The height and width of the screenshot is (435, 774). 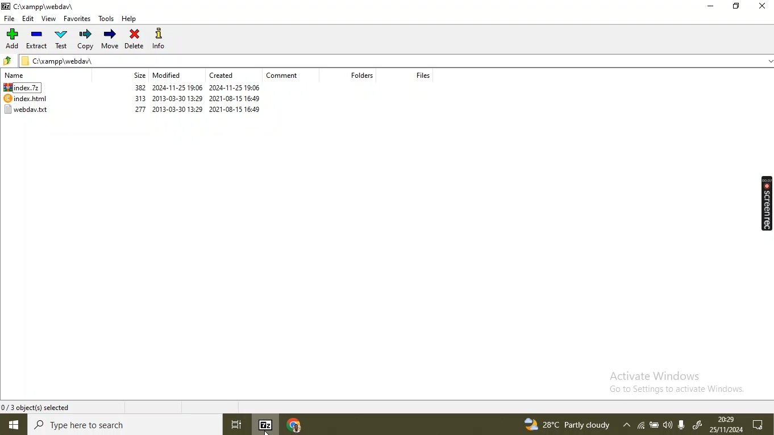 What do you see at coordinates (37, 39) in the screenshot?
I see `Extract` at bounding box center [37, 39].